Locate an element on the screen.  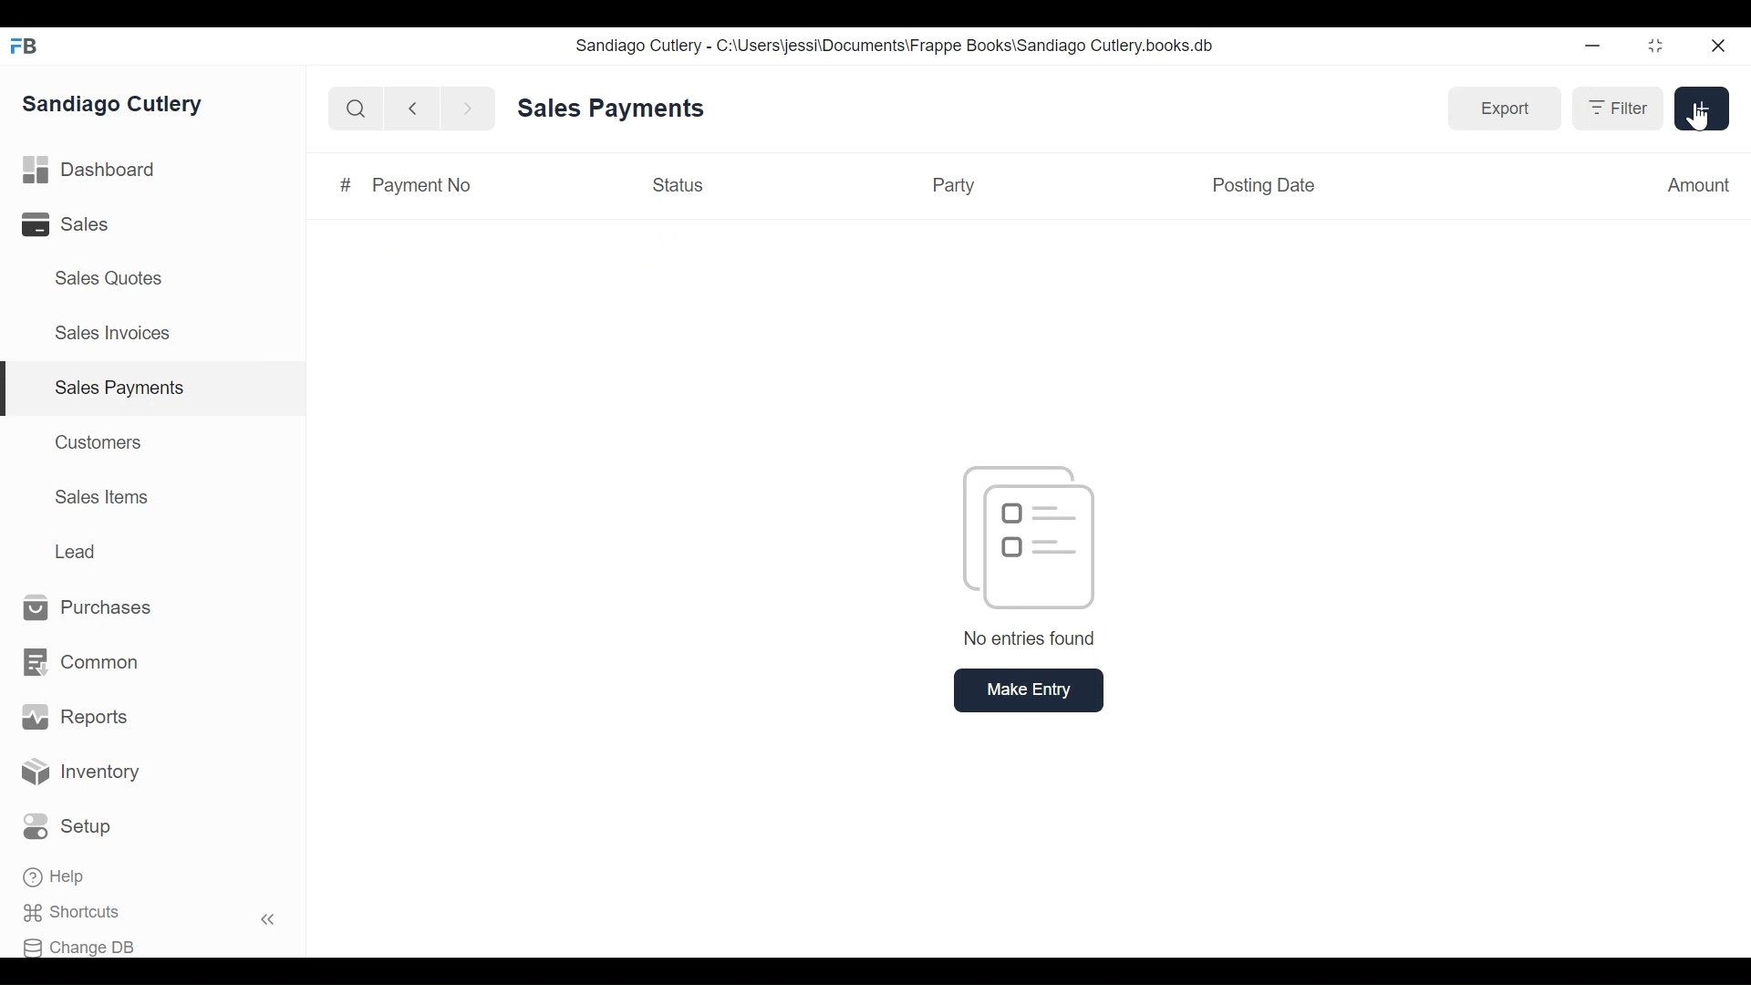
# is located at coordinates (342, 183).